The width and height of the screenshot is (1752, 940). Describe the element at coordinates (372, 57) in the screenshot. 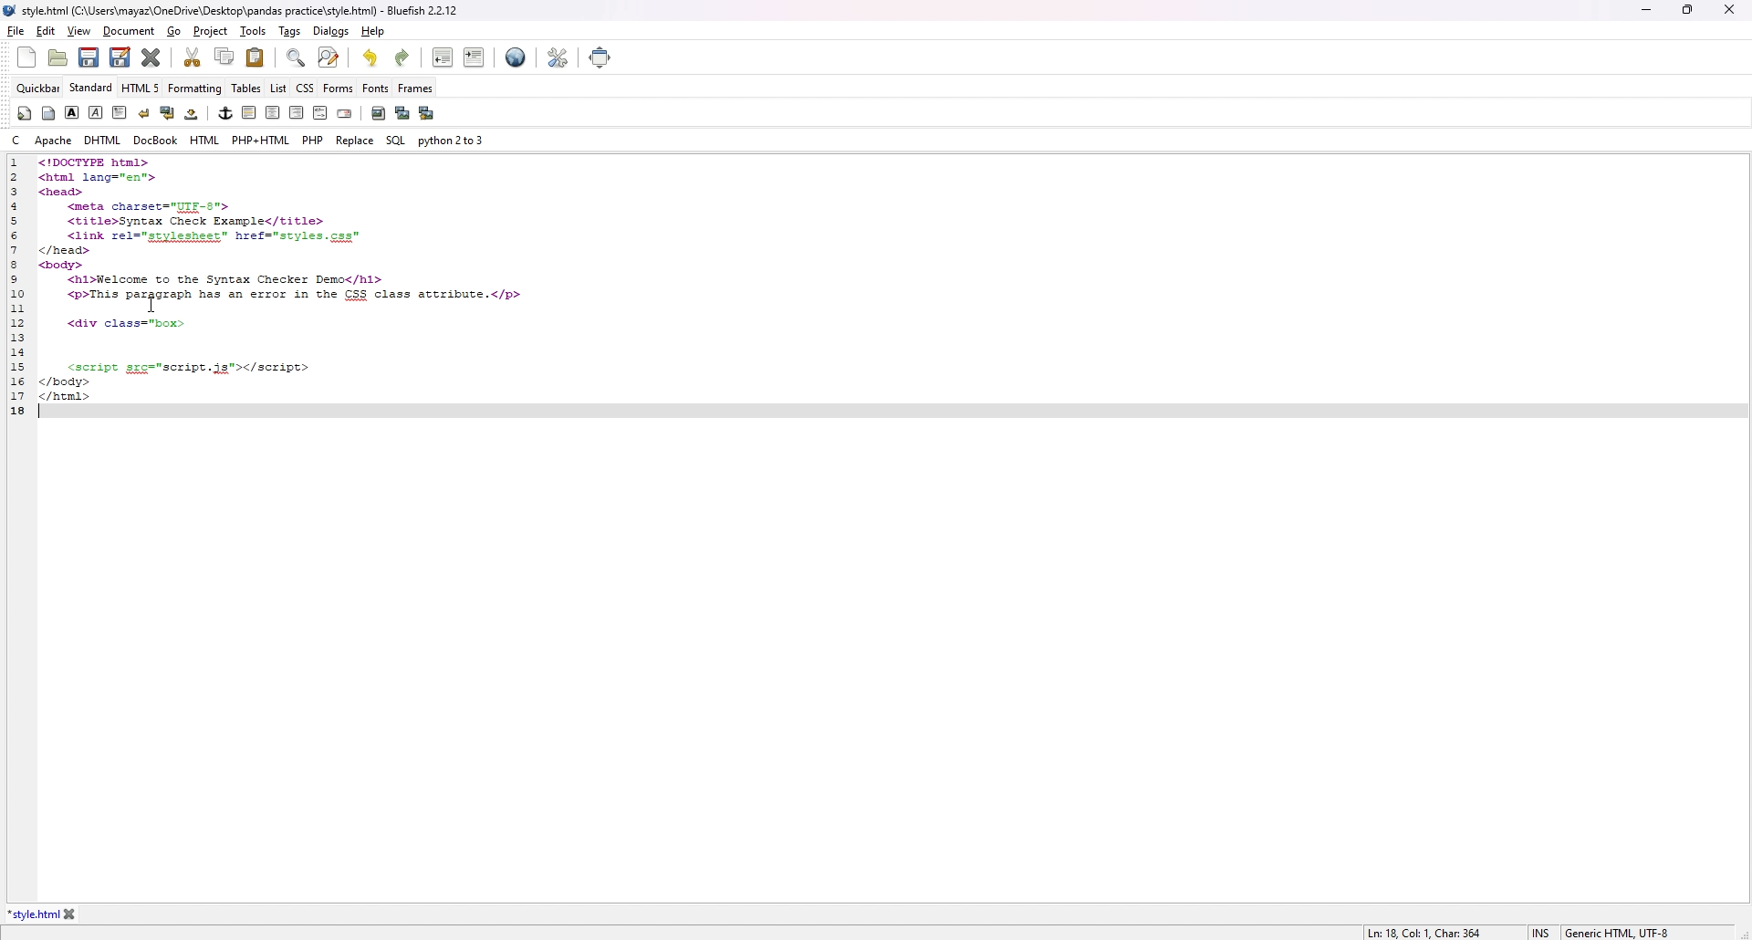

I see `undo` at that location.